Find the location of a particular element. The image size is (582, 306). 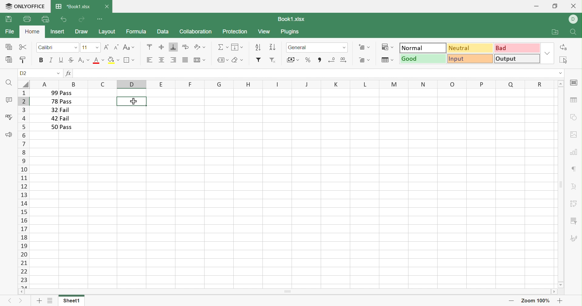

Data is located at coordinates (162, 31).